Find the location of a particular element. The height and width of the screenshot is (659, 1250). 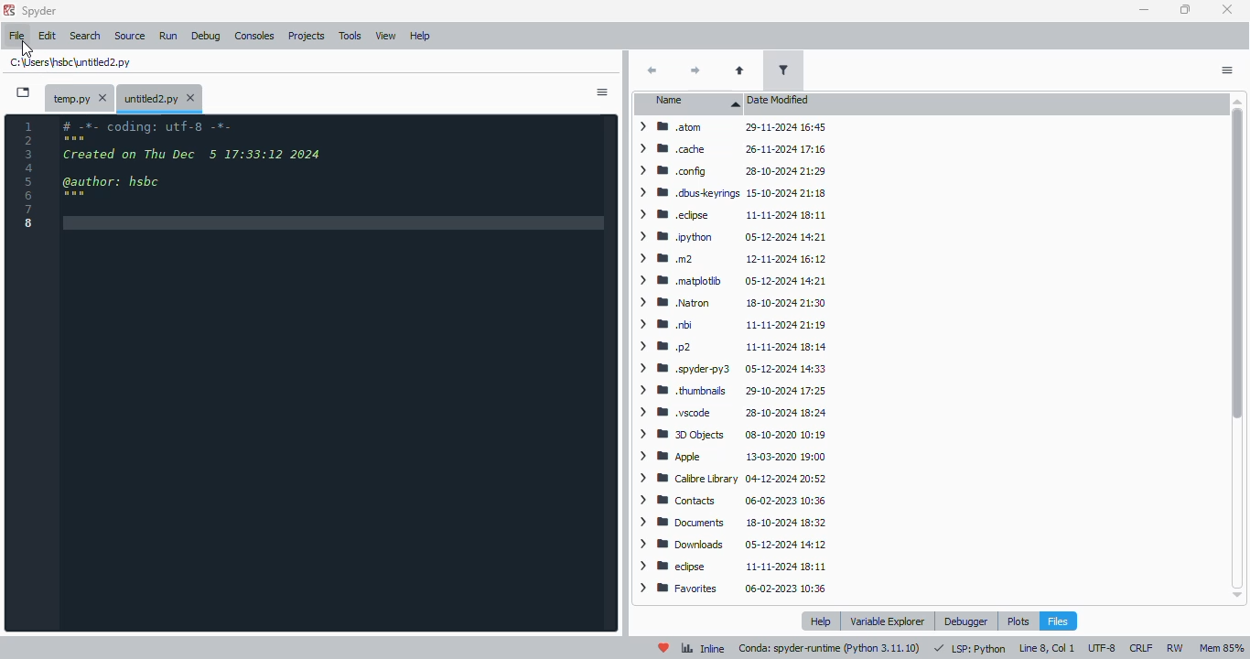

projects is located at coordinates (306, 37).